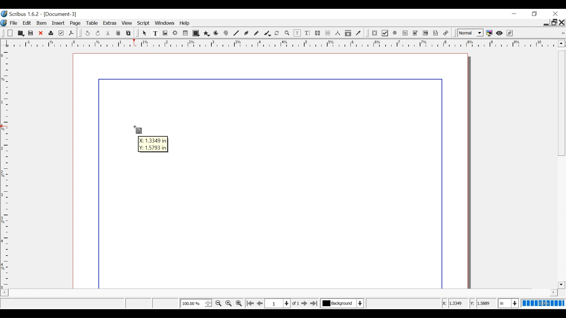 Image resolution: width=566 pixels, height=318 pixels. I want to click on Copy items properties, so click(348, 33).